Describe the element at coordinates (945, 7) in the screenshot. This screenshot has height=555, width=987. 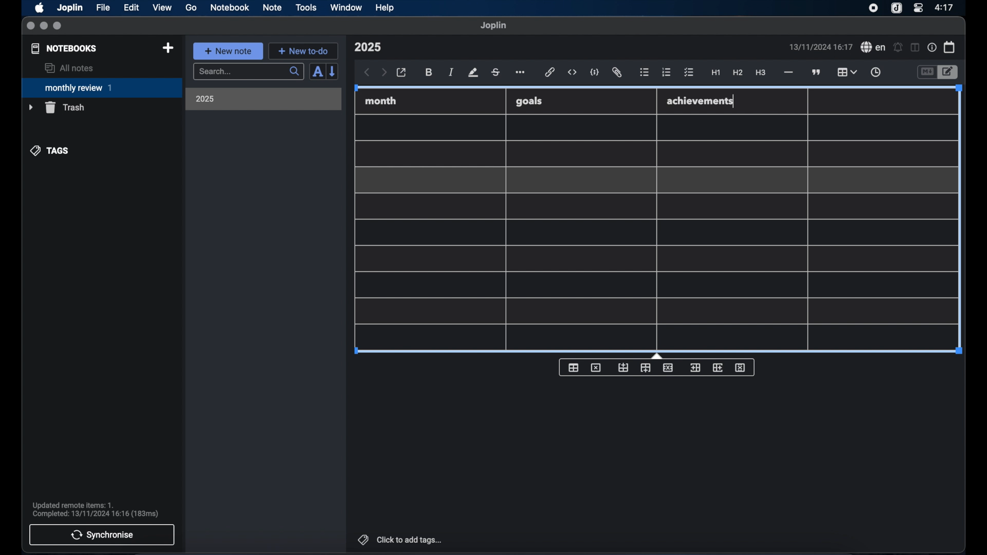
I see `time` at that location.